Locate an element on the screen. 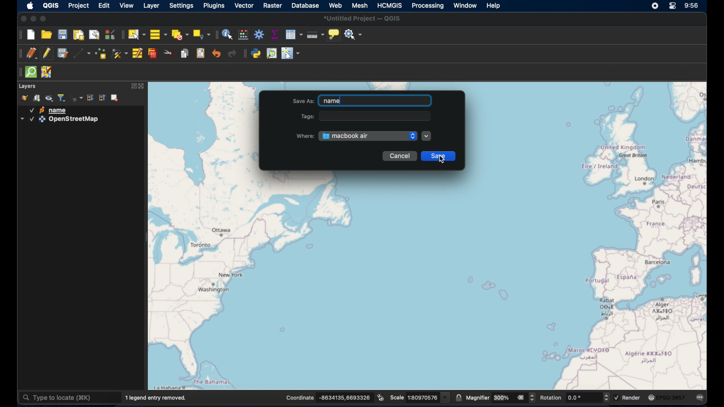 The image size is (724, 407). view is located at coordinates (125, 5).